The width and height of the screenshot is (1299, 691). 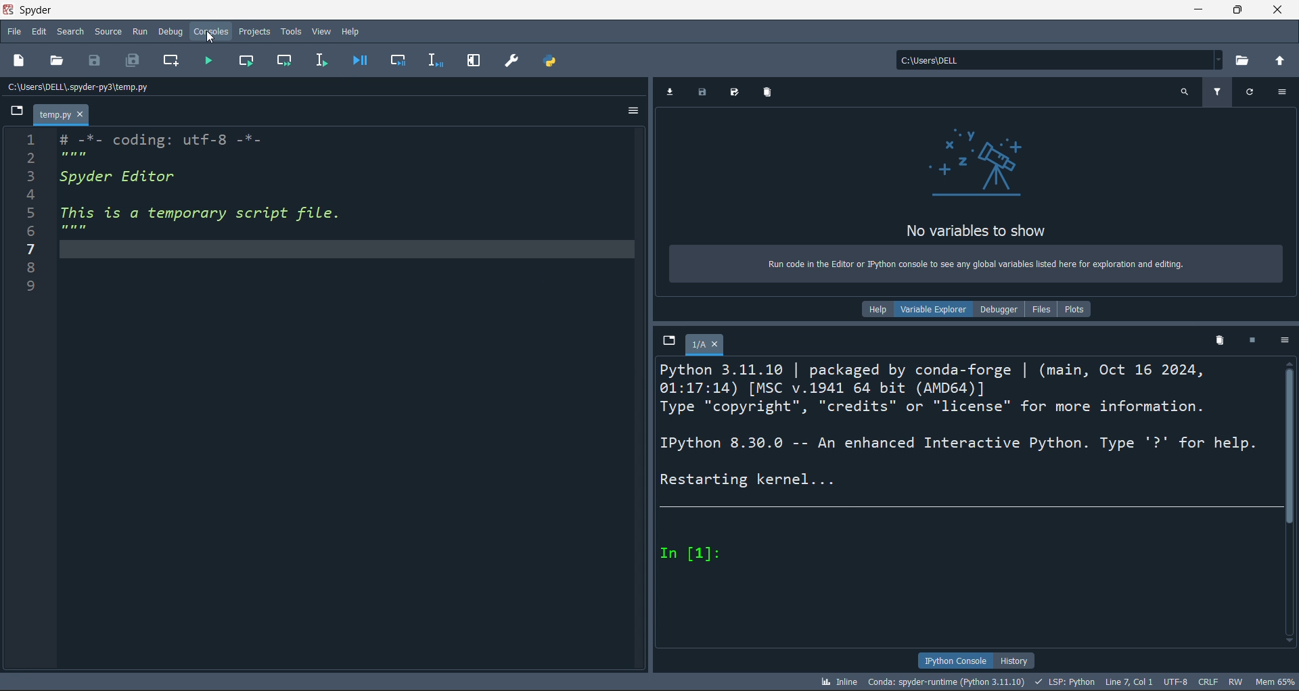 I want to click on c:\users\dell, so click(x=1057, y=57).